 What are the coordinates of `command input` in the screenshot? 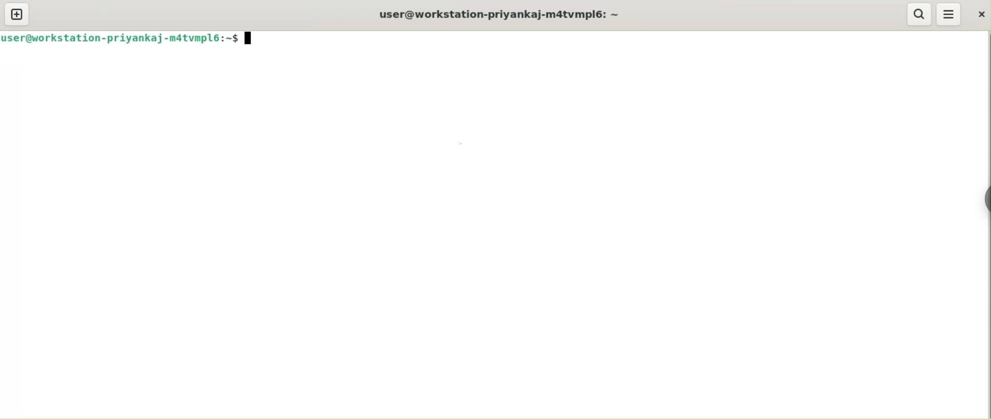 It's located at (621, 38).